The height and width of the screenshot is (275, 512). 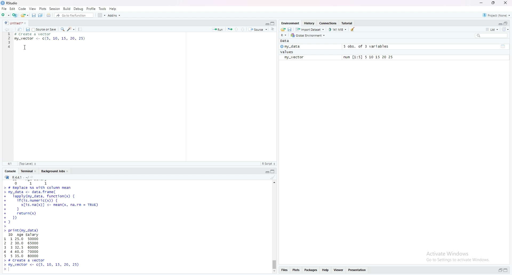 What do you see at coordinates (283, 29) in the screenshot?
I see `load workspace` at bounding box center [283, 29].